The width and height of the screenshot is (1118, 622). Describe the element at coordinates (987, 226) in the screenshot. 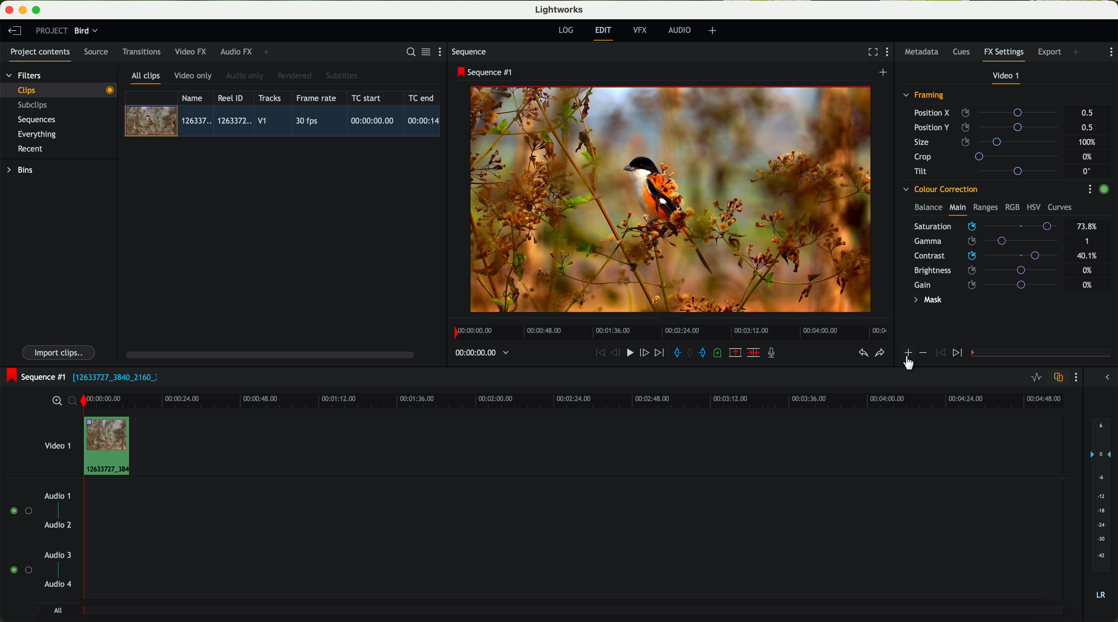

I see `mouse up (saturation)` at that location.